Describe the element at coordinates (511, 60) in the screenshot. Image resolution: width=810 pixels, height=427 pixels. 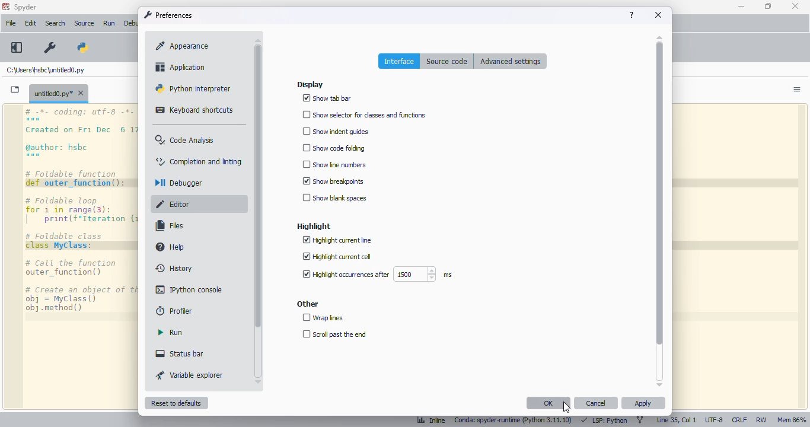
I see `advanced settings` at that location.